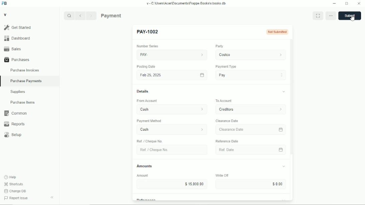  Describe the element at coordinates (29, 38) in the screenshot. I see `Dashboard` at that location.